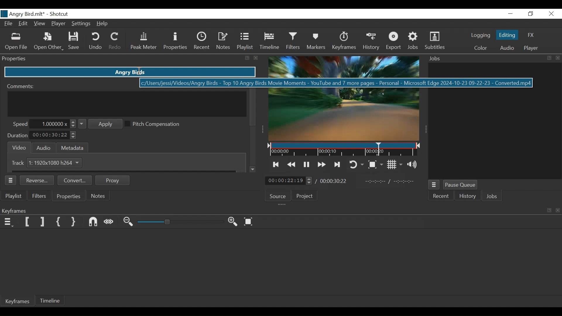 The image size is (562, 316). I want to click on Vertical Scrollbar, so click(253, 107).